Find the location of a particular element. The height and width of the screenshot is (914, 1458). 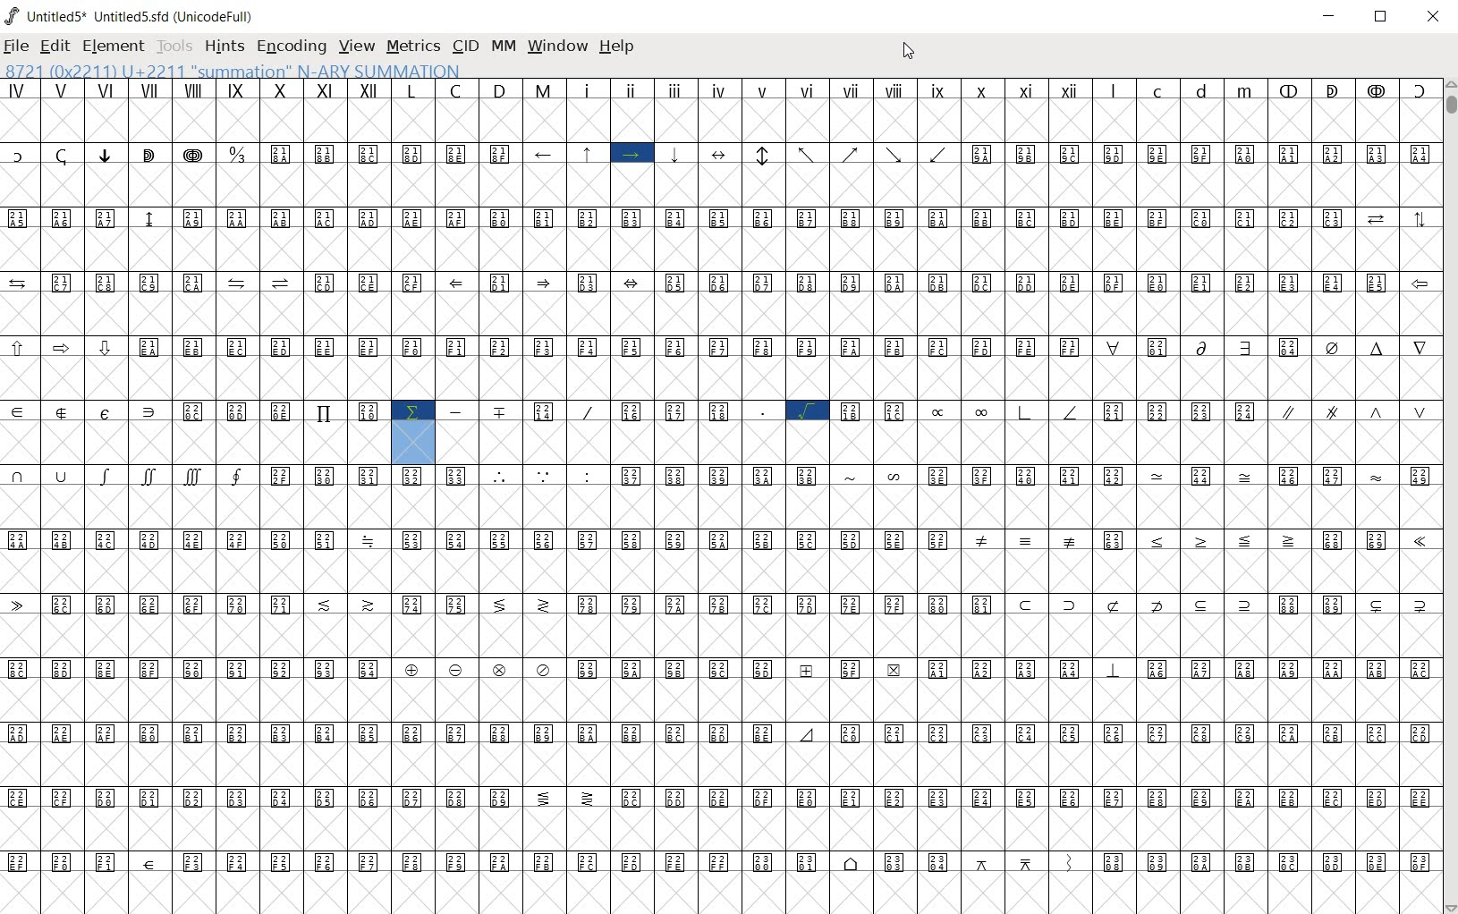

empty cells is located at coordinates (723, 378).